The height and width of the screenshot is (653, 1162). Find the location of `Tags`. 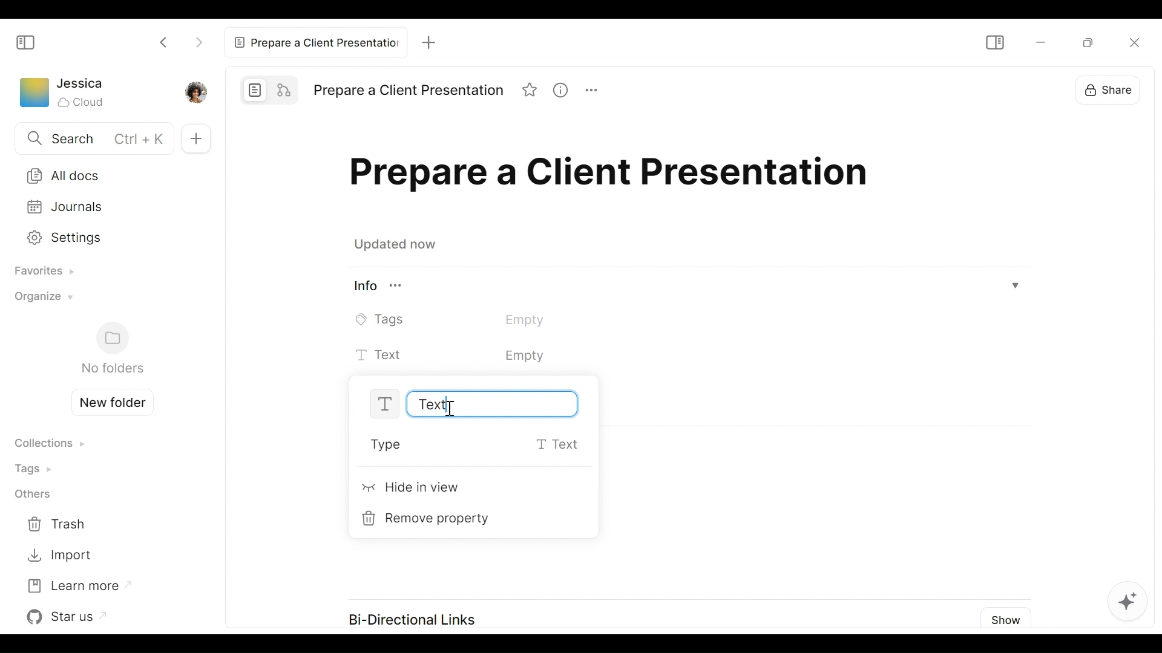

Tags is located at coordinates (37, 468).